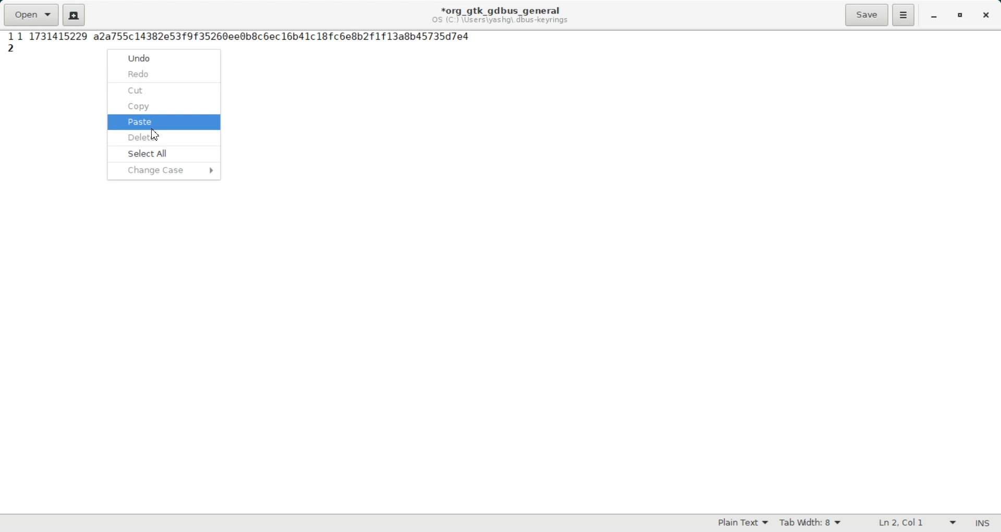 The height and width of the screenshot is (532, 1001). Describe the element at coordinates (166, 106) in the screenshot. I see `copy` at that location.